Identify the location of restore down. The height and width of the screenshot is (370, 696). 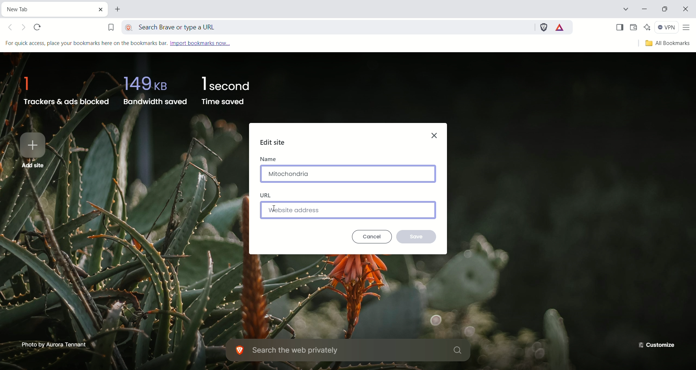
(666, 10).